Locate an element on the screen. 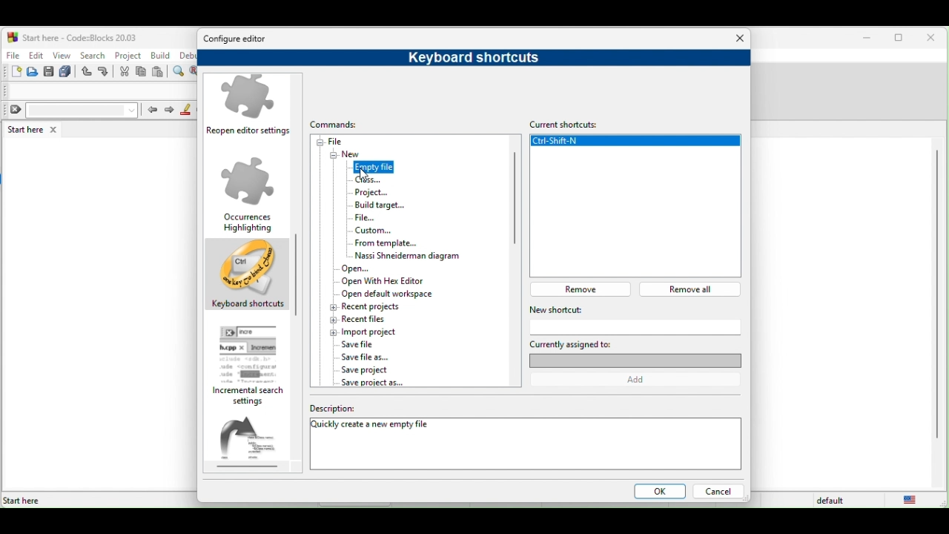  Ctrl+Shift+N is located at coordinates (635, 143).